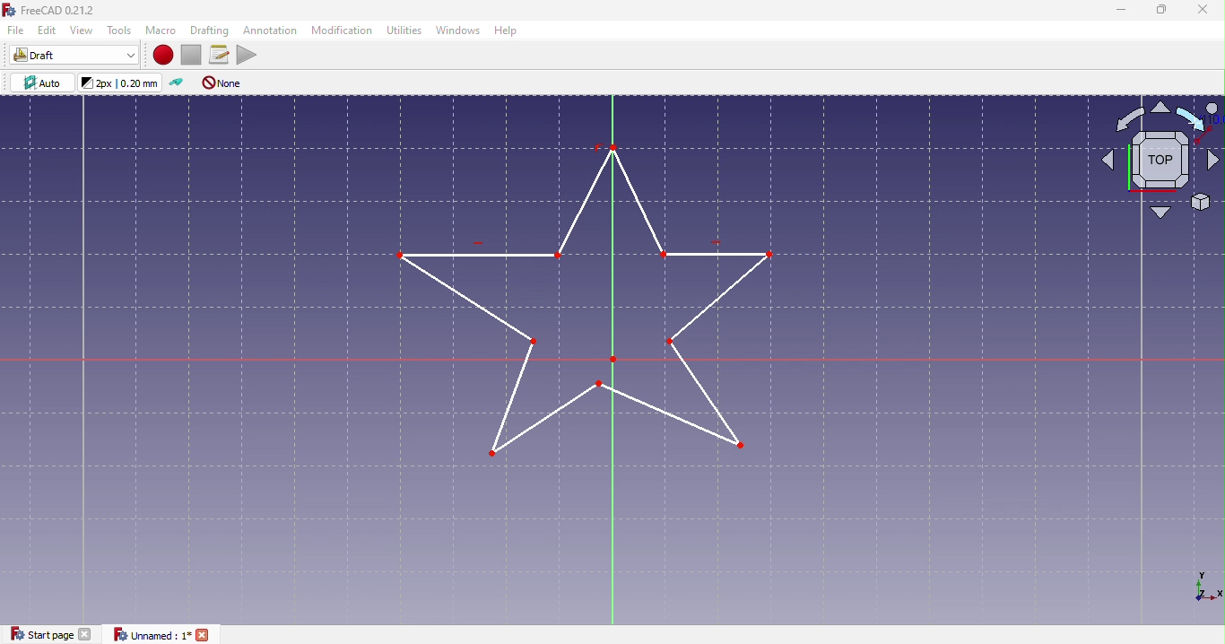 The width and height of the screenshot is (1225, 644). What do you see at coordinates (122, 83) in the screenshot?
I see `Change default style for current object` at bounding box center [122, 83].